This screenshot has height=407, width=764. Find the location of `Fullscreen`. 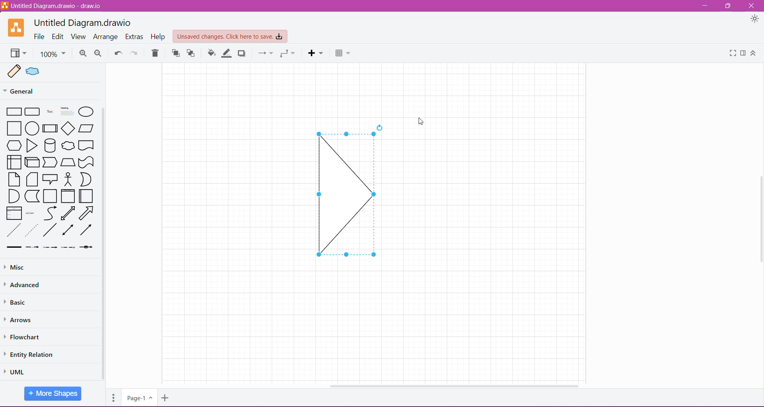

Fullscreen is located at coordinates (733, 53).